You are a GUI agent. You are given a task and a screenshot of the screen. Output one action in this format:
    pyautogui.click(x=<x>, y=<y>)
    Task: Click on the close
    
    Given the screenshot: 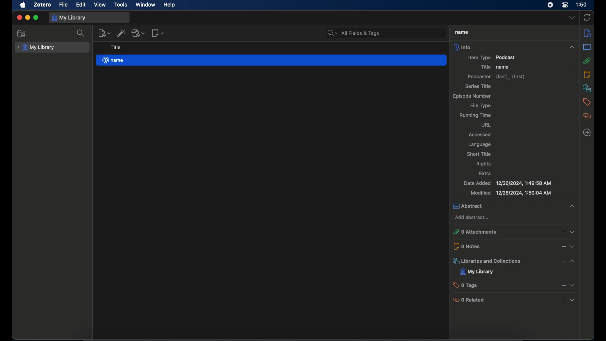 What is the action you would take?
    pyautogui.click(x=19, y=17)
    